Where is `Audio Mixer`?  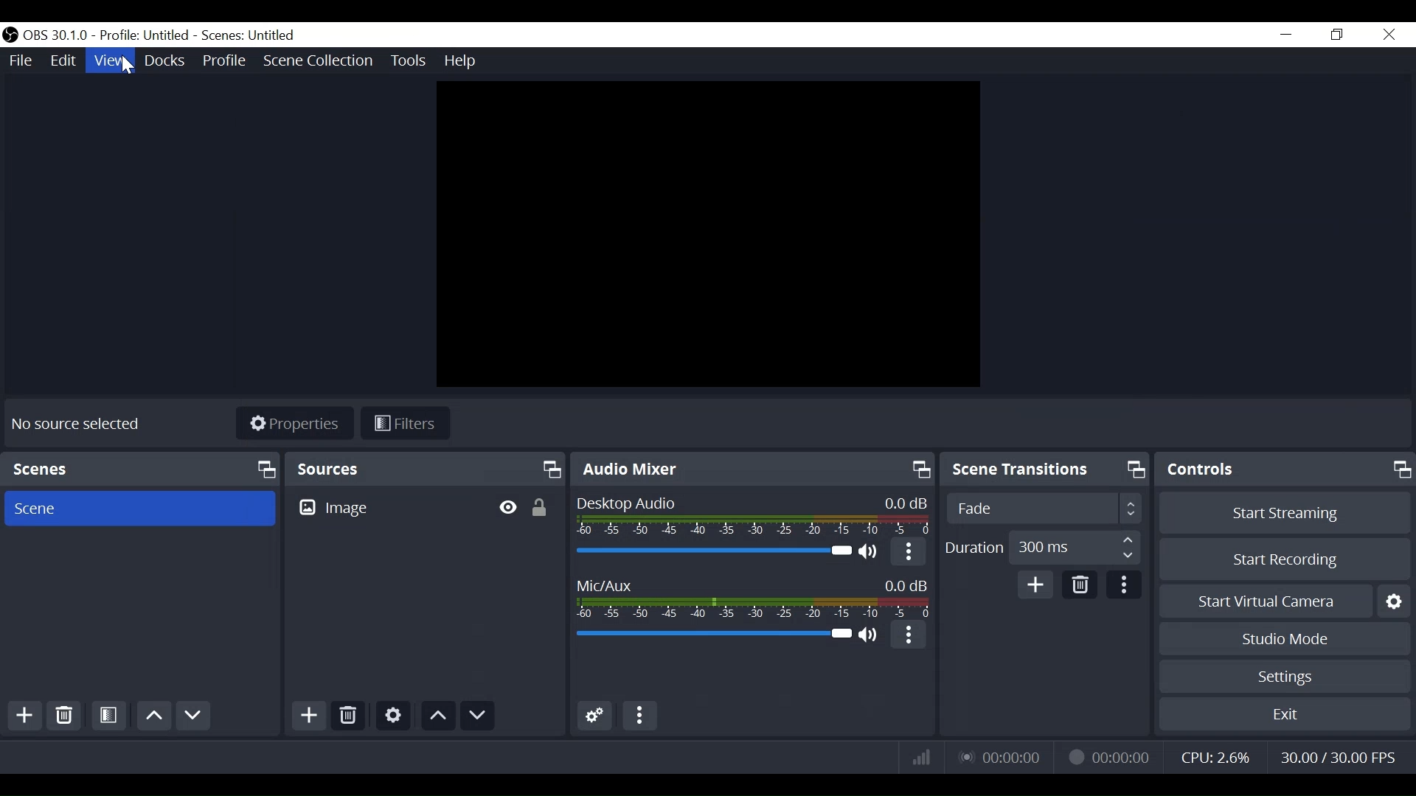
Audio Mixer is located at coordinates (754, 468).